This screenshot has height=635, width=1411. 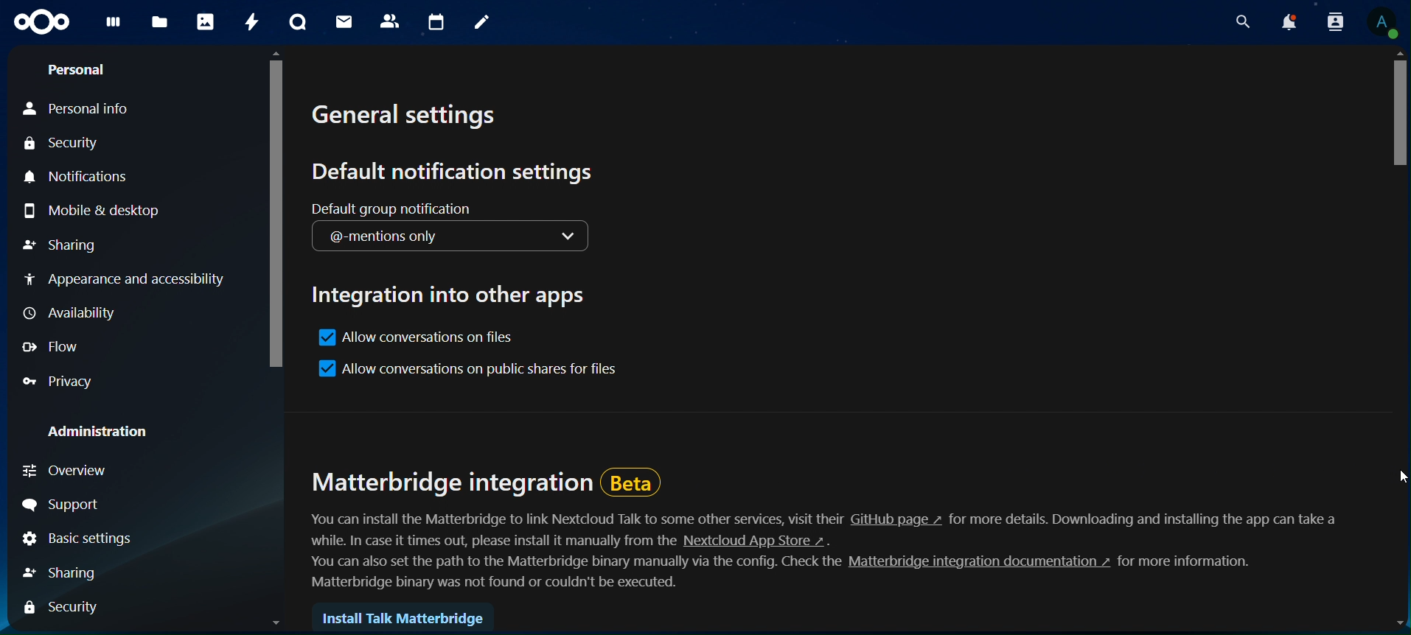 What do you see at coordinates (480, 368) in the screenshot?
I see `allow conversation on public shares for files` at bounding box center [480, 368].